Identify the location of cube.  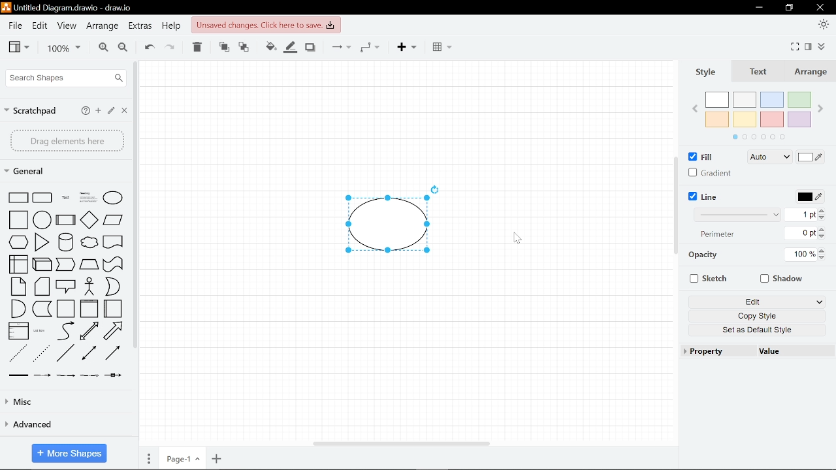
(43, 265).